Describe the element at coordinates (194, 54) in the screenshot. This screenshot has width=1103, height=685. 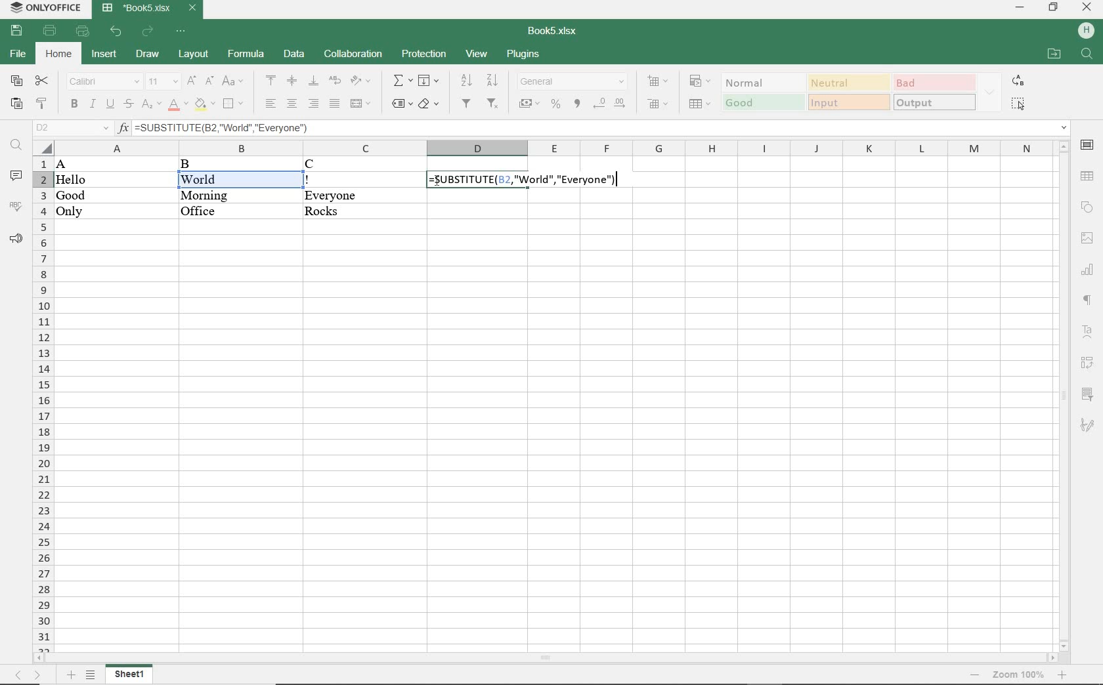
I see `layout` at that location.